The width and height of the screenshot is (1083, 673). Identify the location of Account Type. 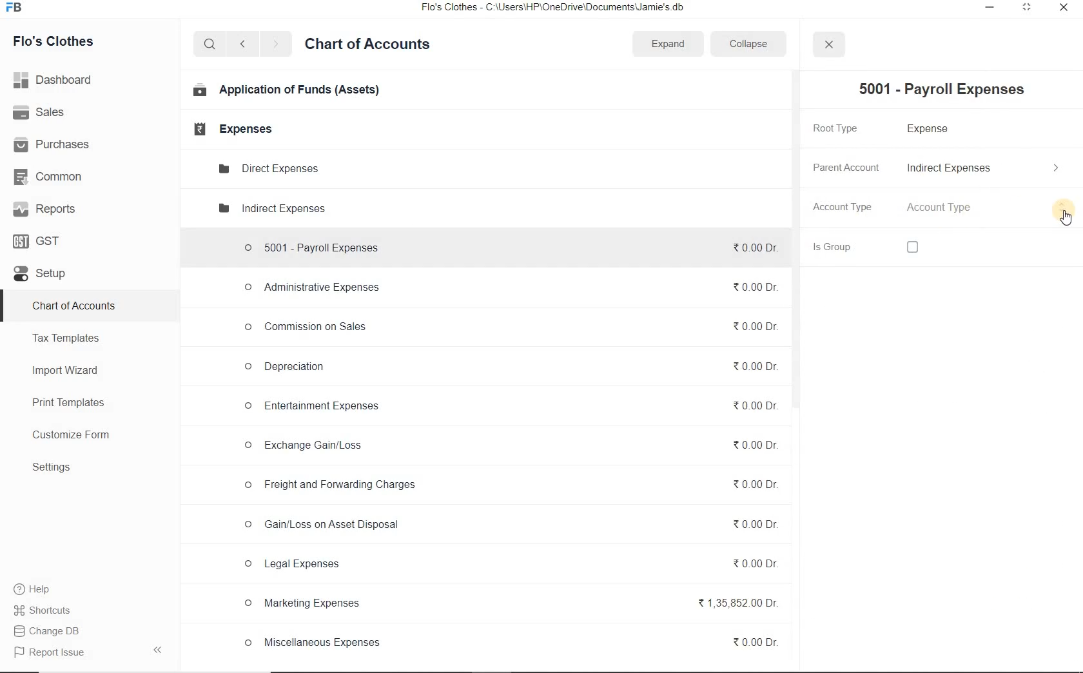
(987, 208).